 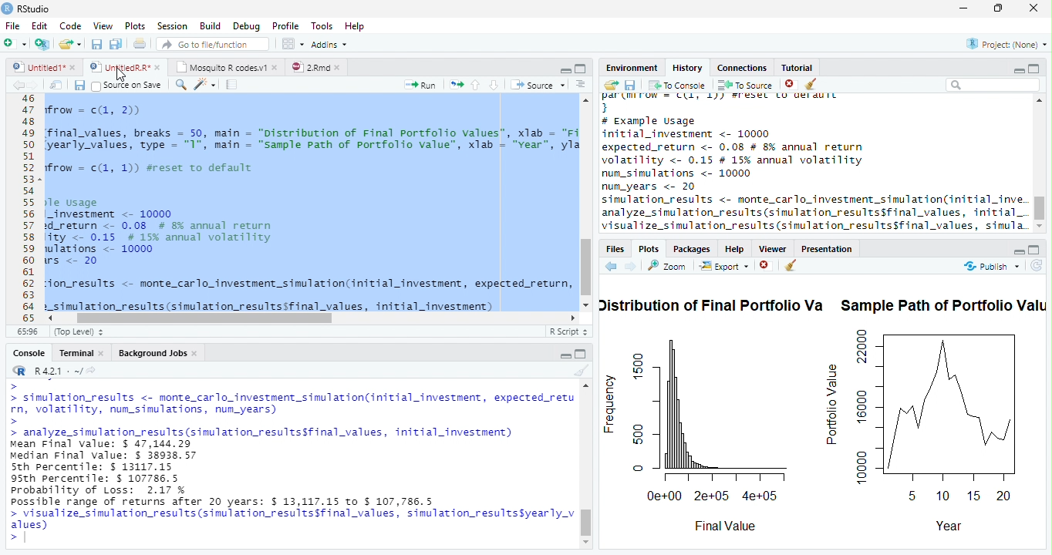 I want to click on R 4.2.1 ~/, so click(x=52, y=369).